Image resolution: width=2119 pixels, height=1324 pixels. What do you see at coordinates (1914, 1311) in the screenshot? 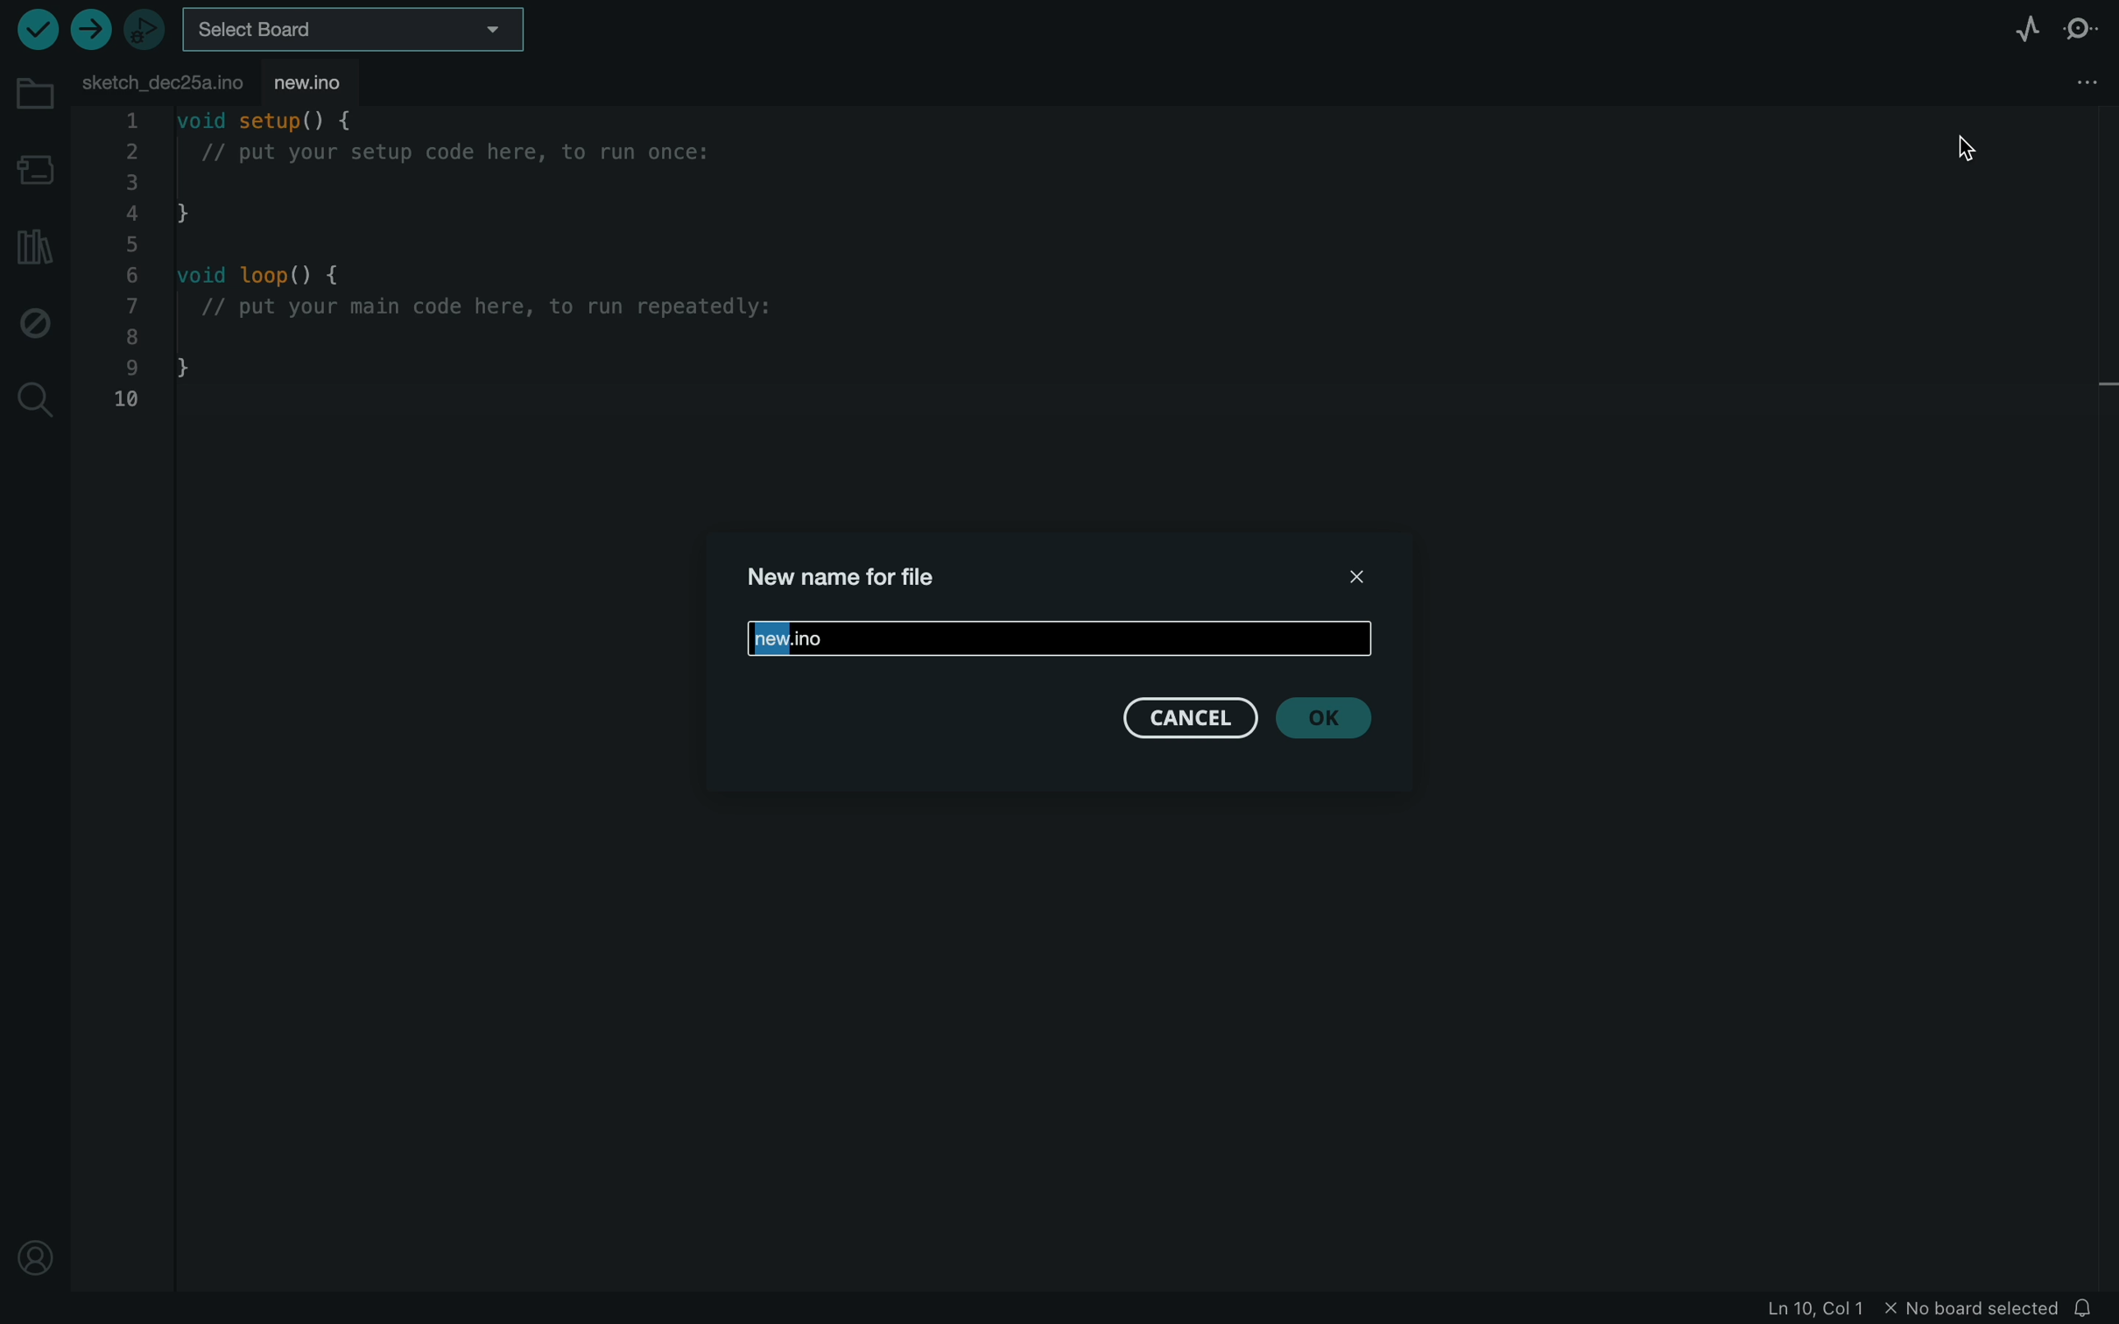
I see `file information` at bounding box center [1914, 1311].